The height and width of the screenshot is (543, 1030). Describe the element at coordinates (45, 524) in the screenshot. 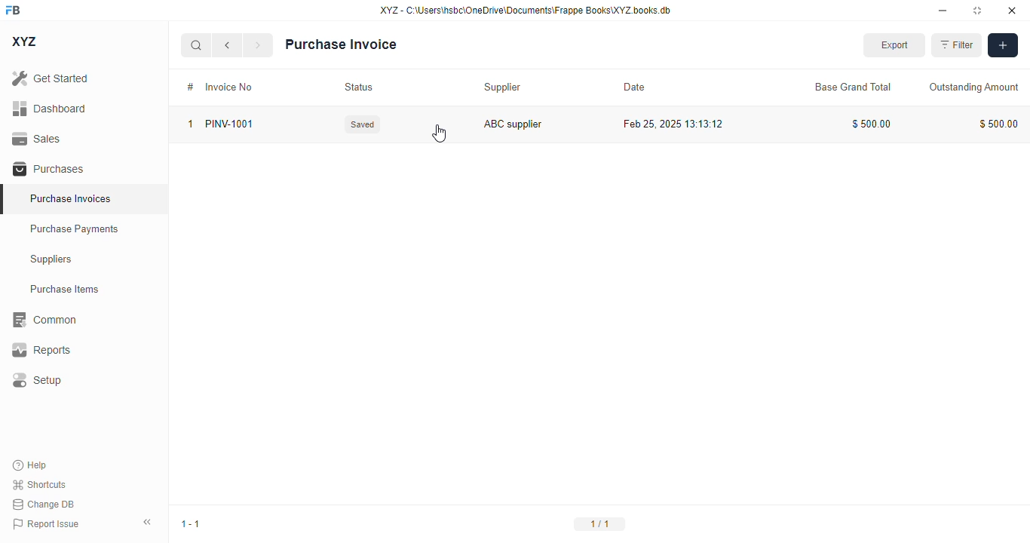

I see `report issue` at that location.